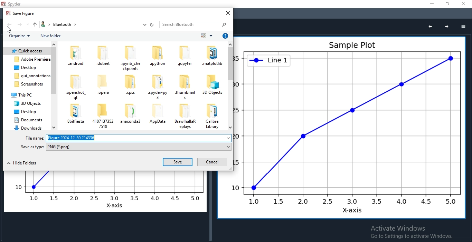 This screenshot has height=242, width=472. Describe the element at coordinates (464, 4) in the screenshot. I see `Close` at that location.